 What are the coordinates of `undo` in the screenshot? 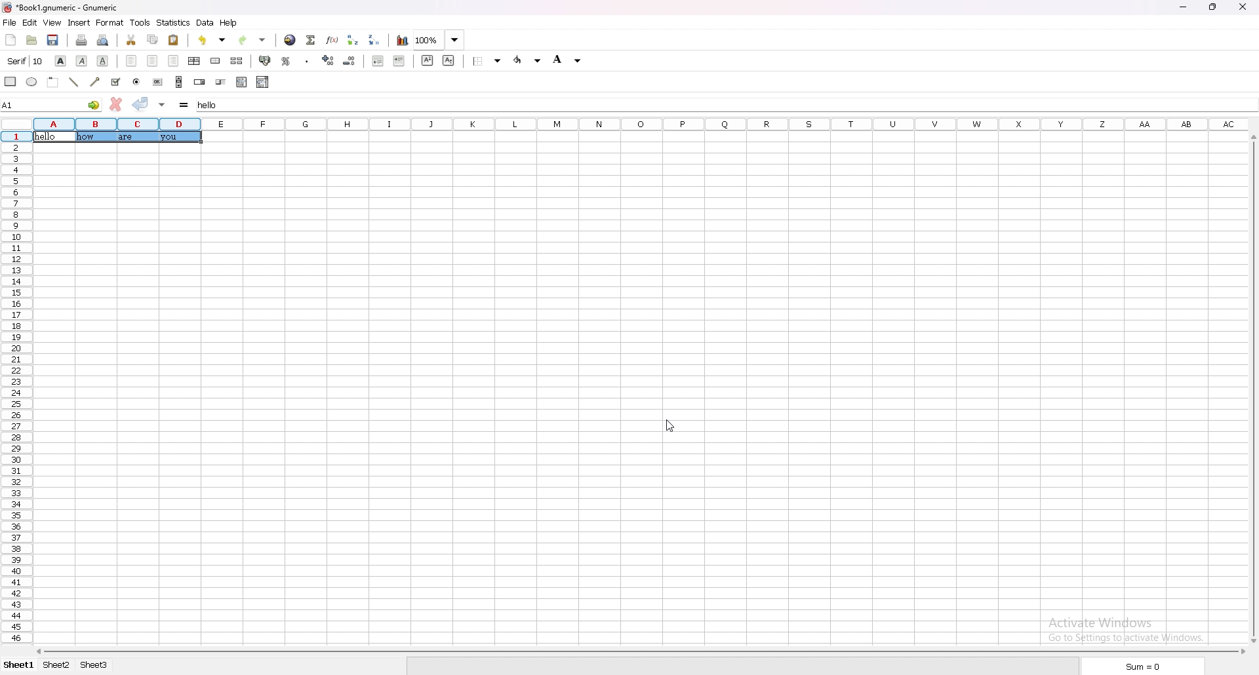 It's located at (214, 40).